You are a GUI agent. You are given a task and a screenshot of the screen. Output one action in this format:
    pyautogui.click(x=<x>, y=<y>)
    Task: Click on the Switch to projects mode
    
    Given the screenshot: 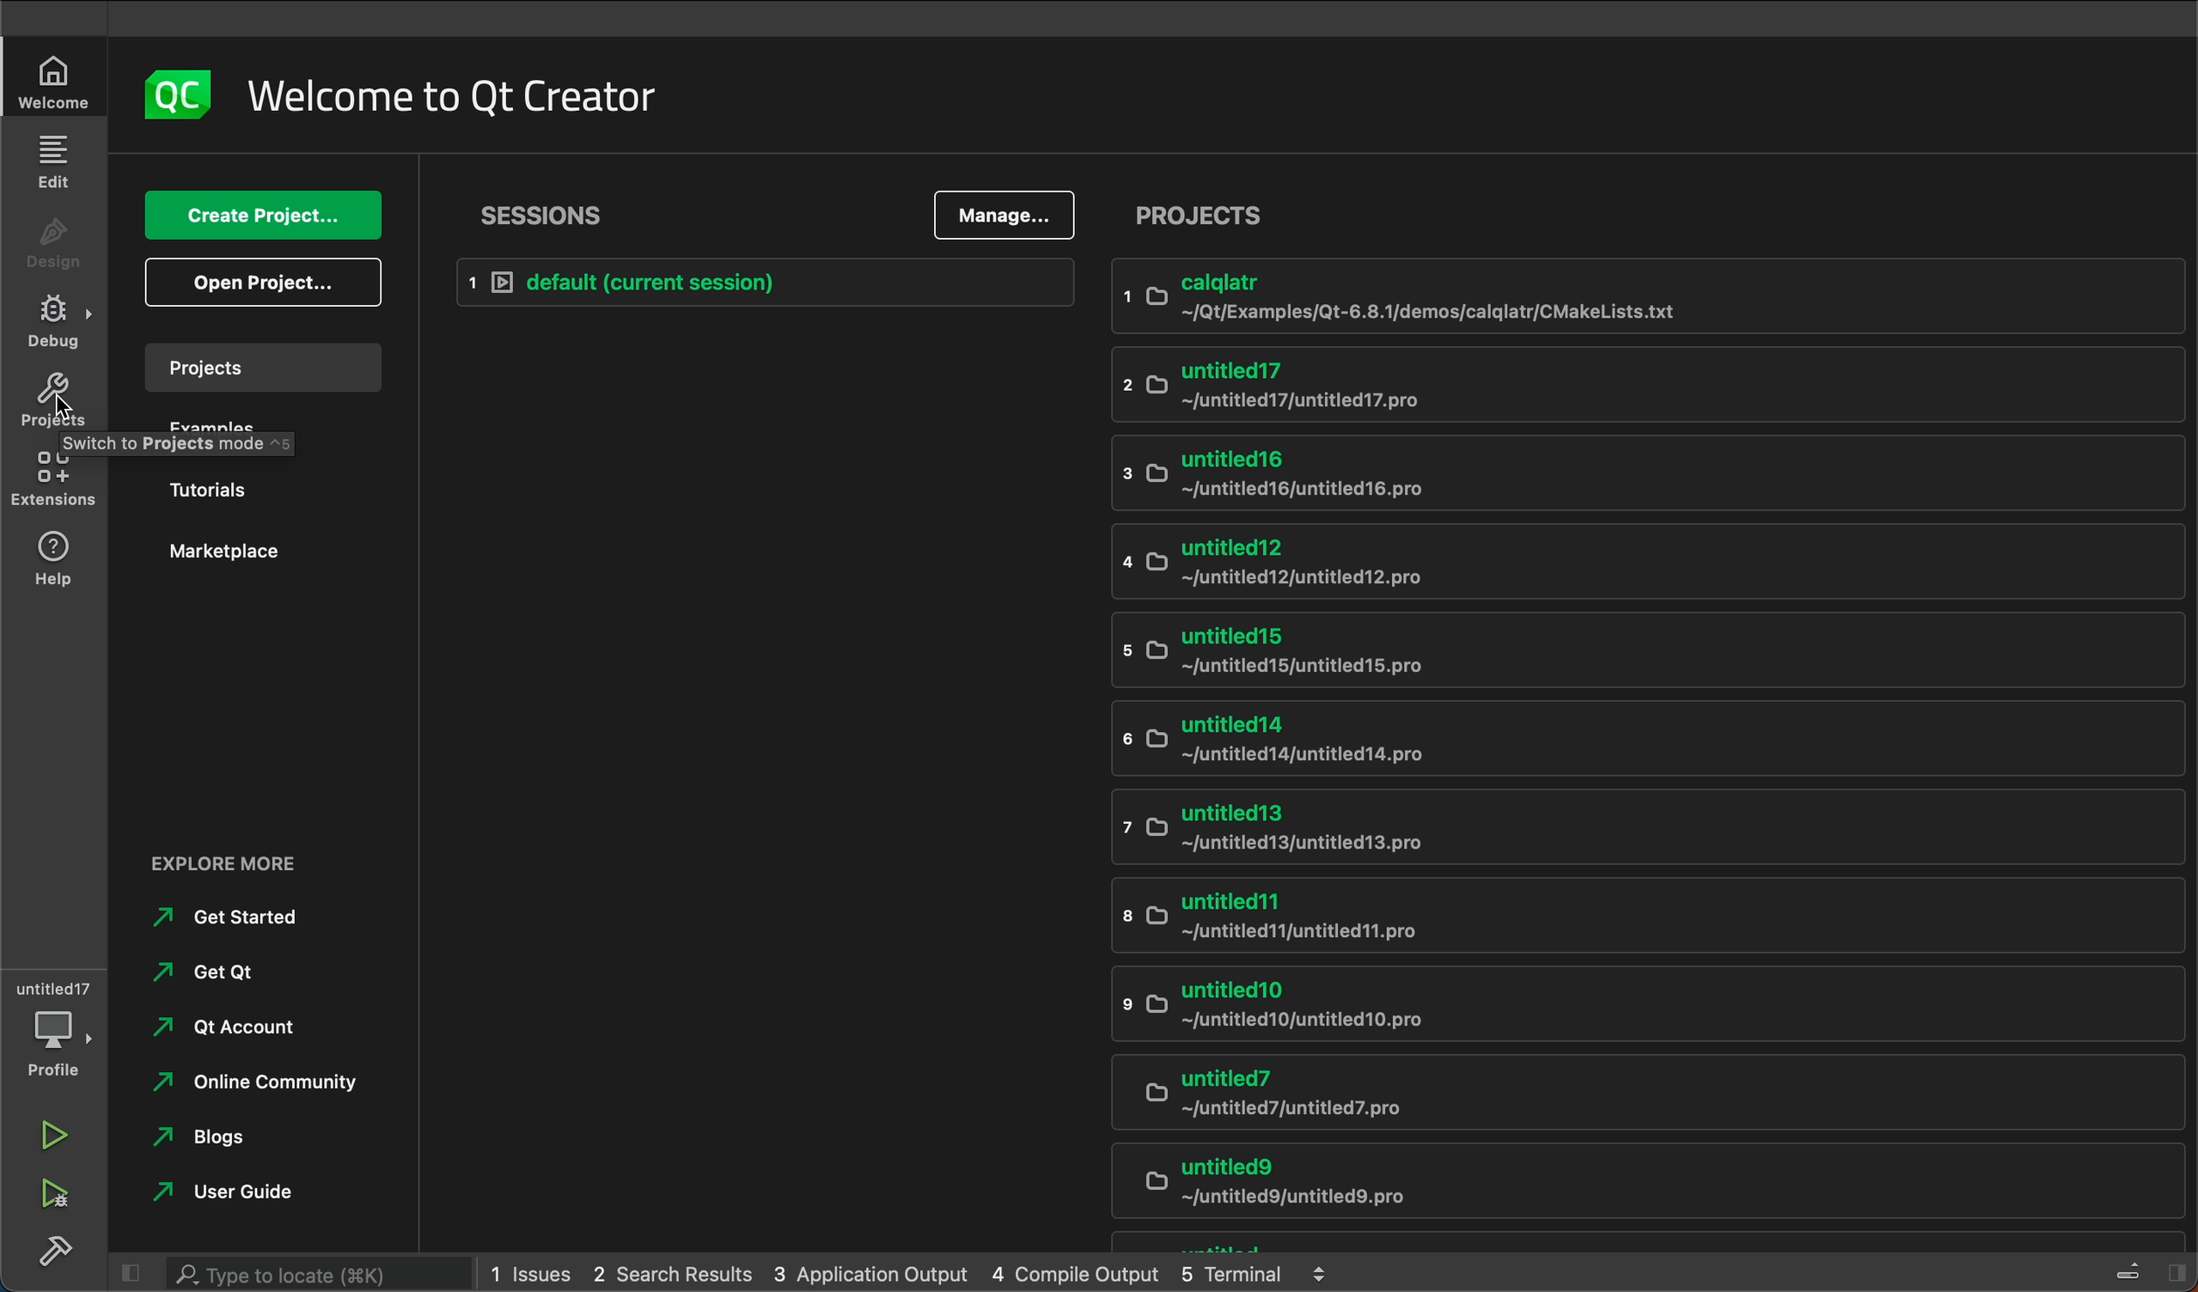 What is the action you would take?
    pyautogui.click(x=166, y=444)
    